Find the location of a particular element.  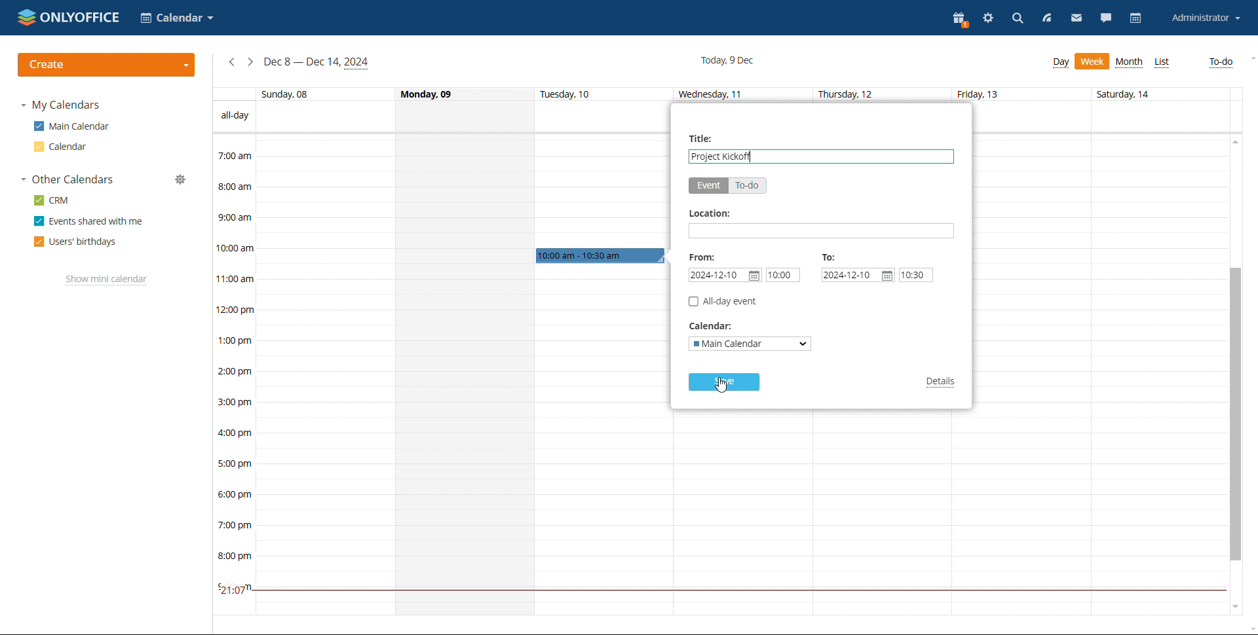

users' birthdays is located at coordinates (75, 242).